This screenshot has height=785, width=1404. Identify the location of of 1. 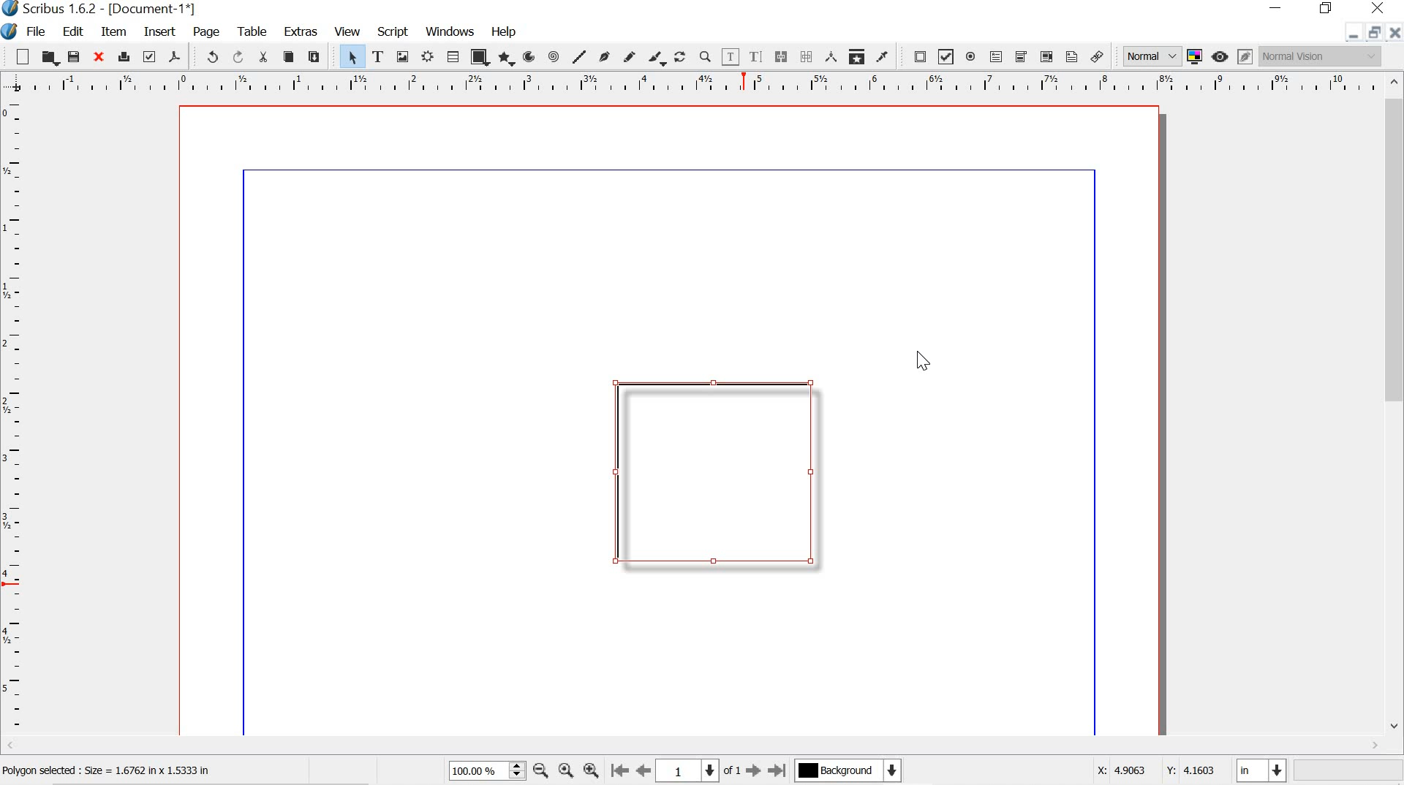
(733, 771).